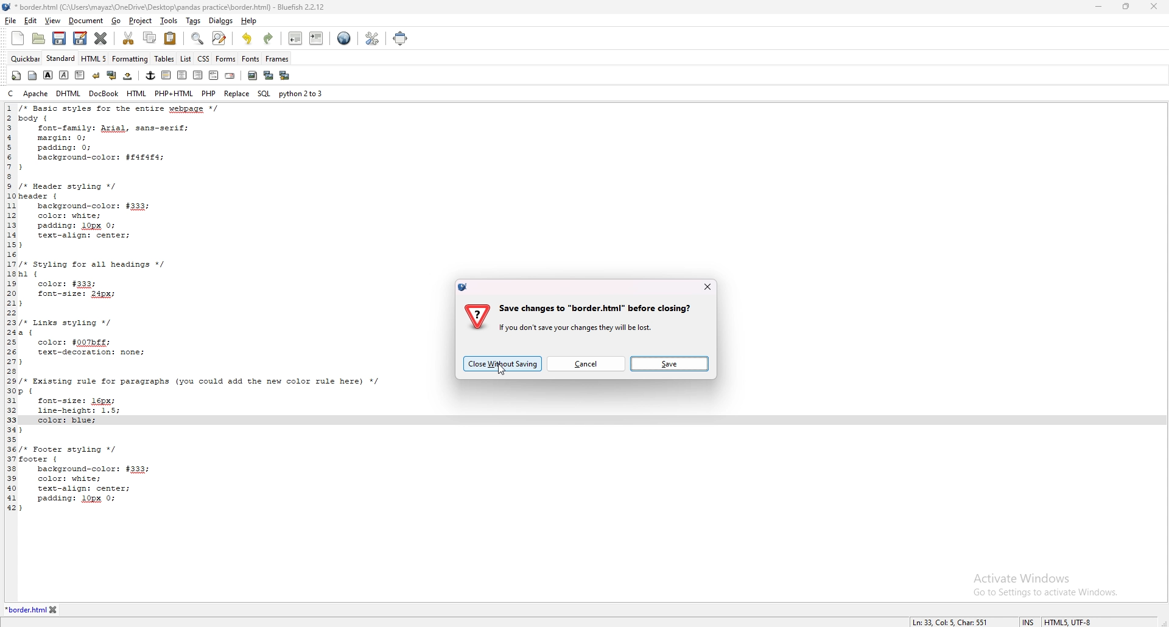 The height and width of the screenshot is (627, 1169). Describe the element at coordinates (186, 58) in the screenshot. I see `list` at that location.